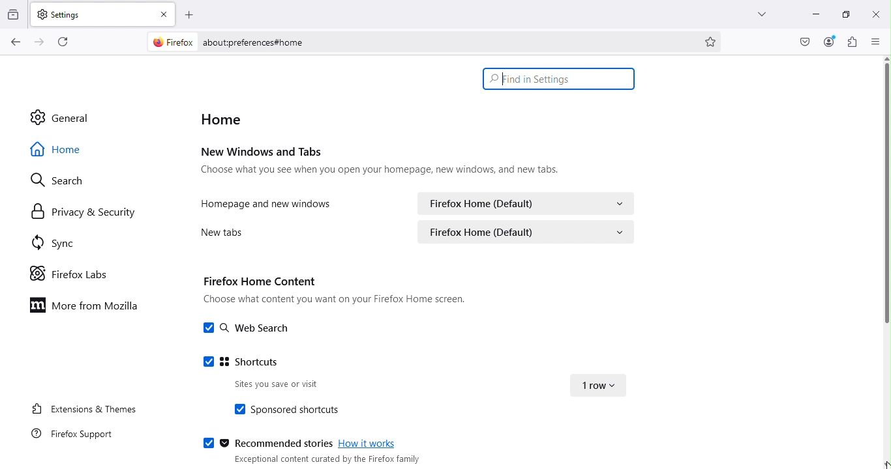  I want to click on Search, so click(55, 179).